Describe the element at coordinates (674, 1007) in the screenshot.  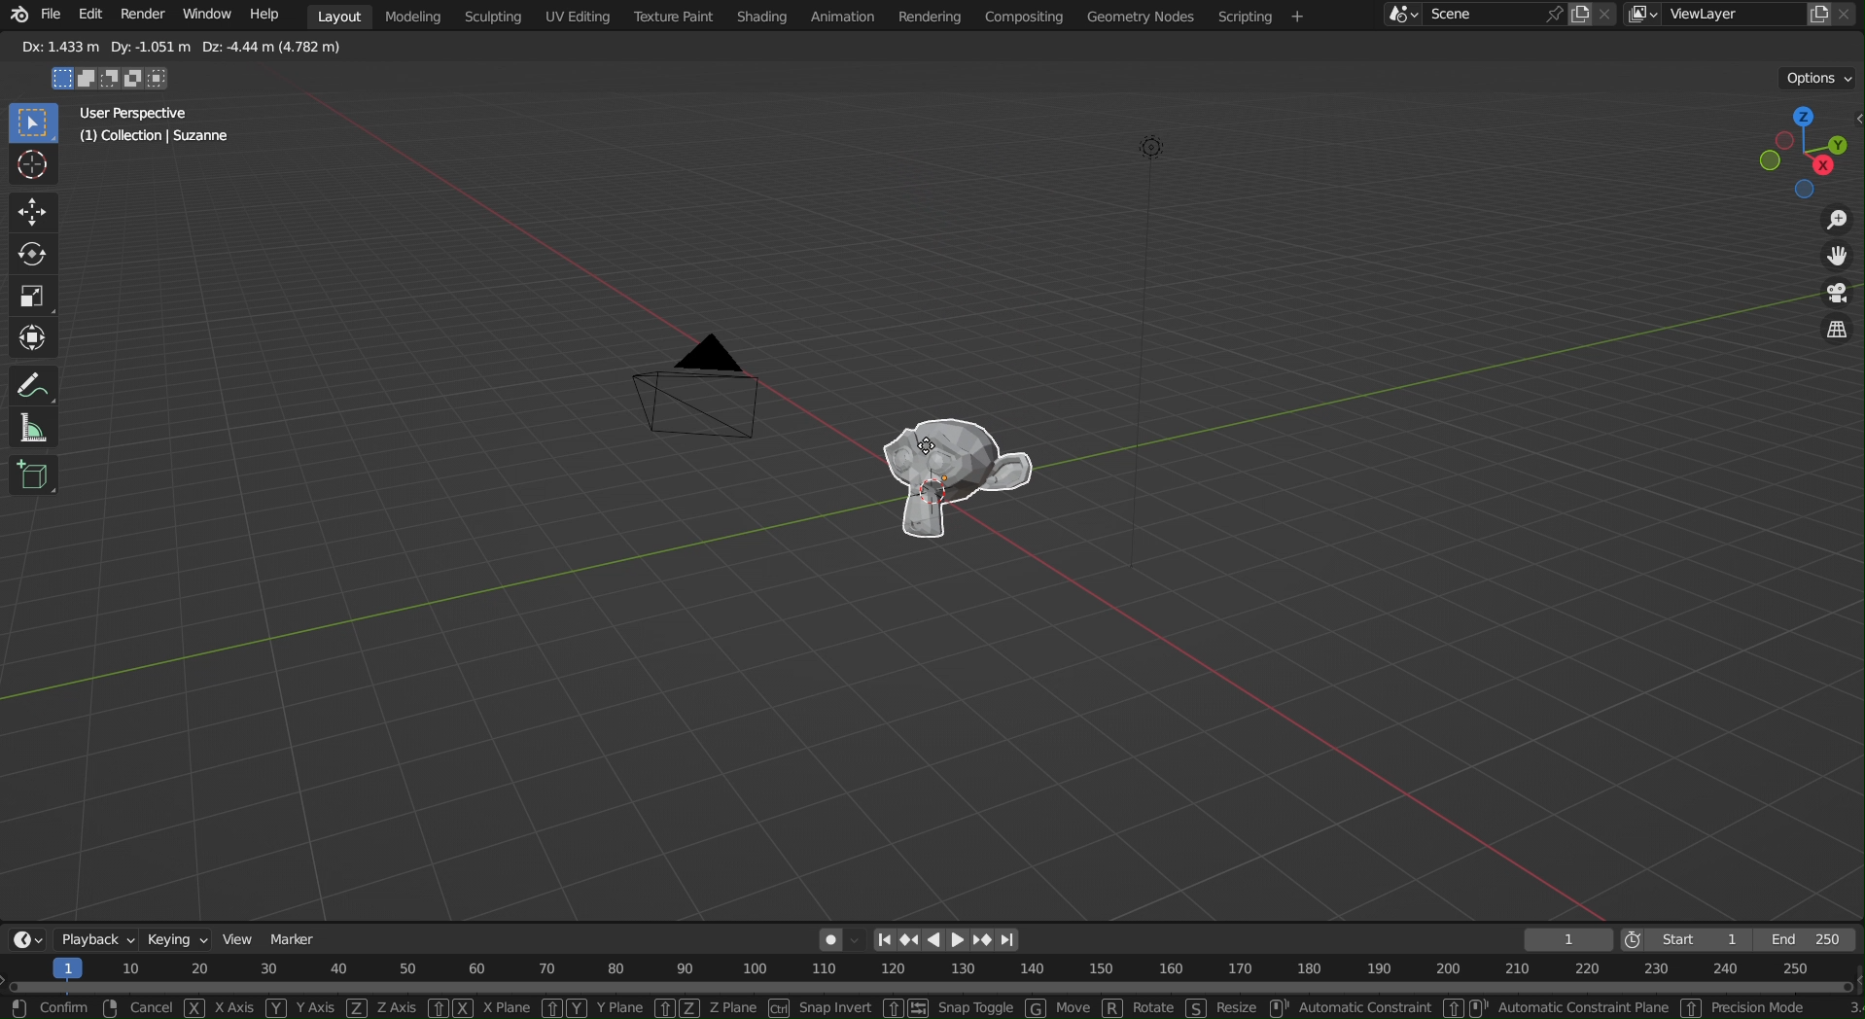
I see `shift and Z` at that location.